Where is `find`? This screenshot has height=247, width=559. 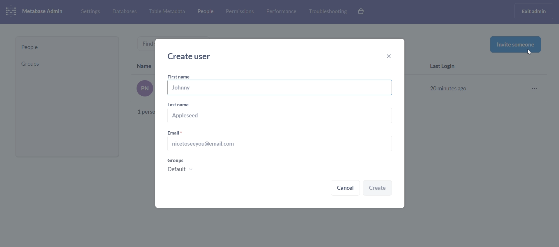 find is located at coordinates (147, 44).